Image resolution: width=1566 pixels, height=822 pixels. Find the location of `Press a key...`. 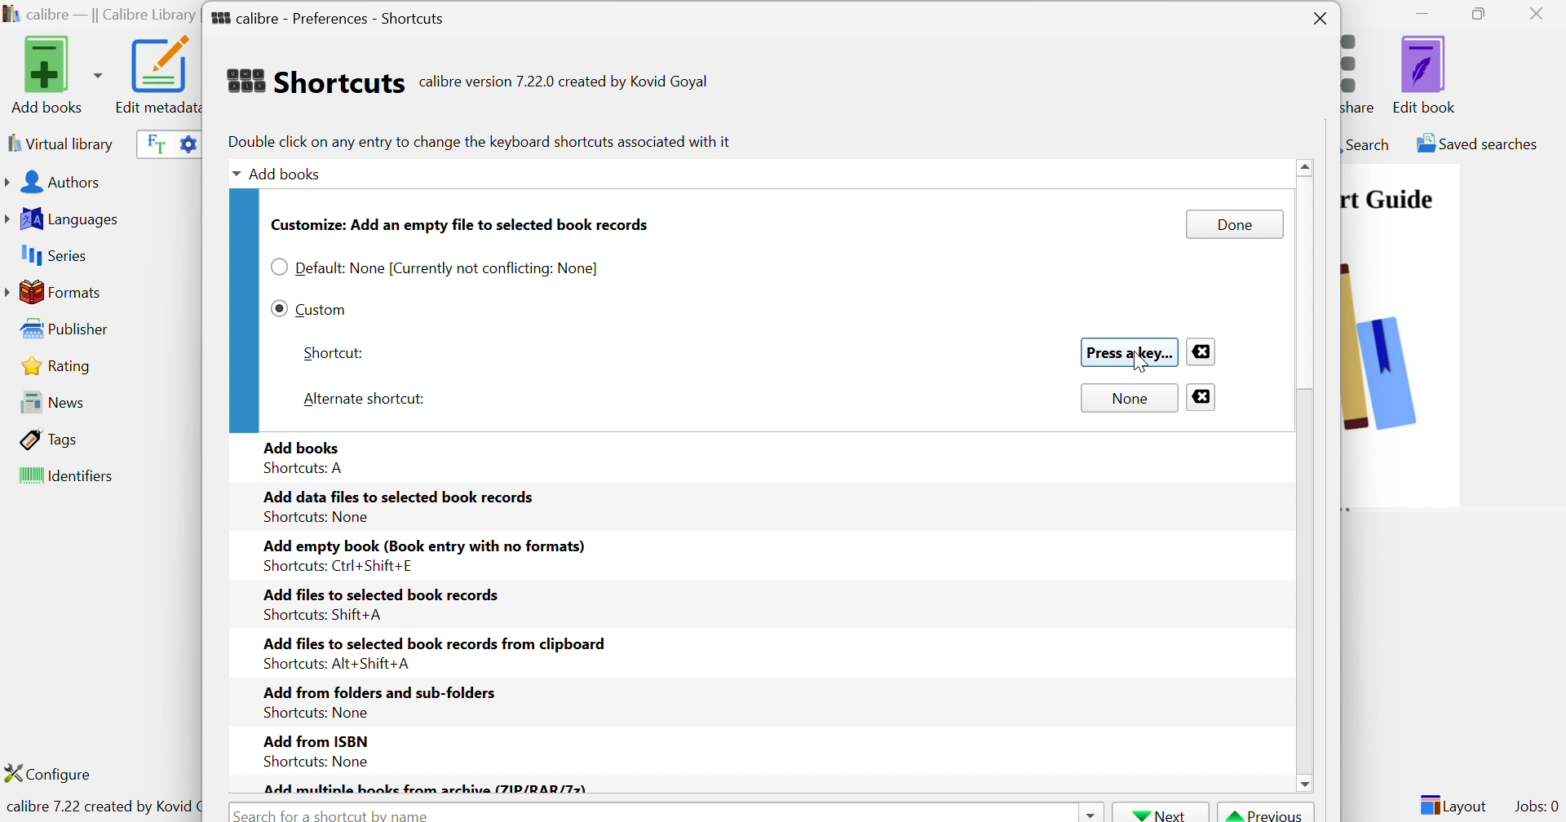

Press a key... is located at coordinates (1130, 352).